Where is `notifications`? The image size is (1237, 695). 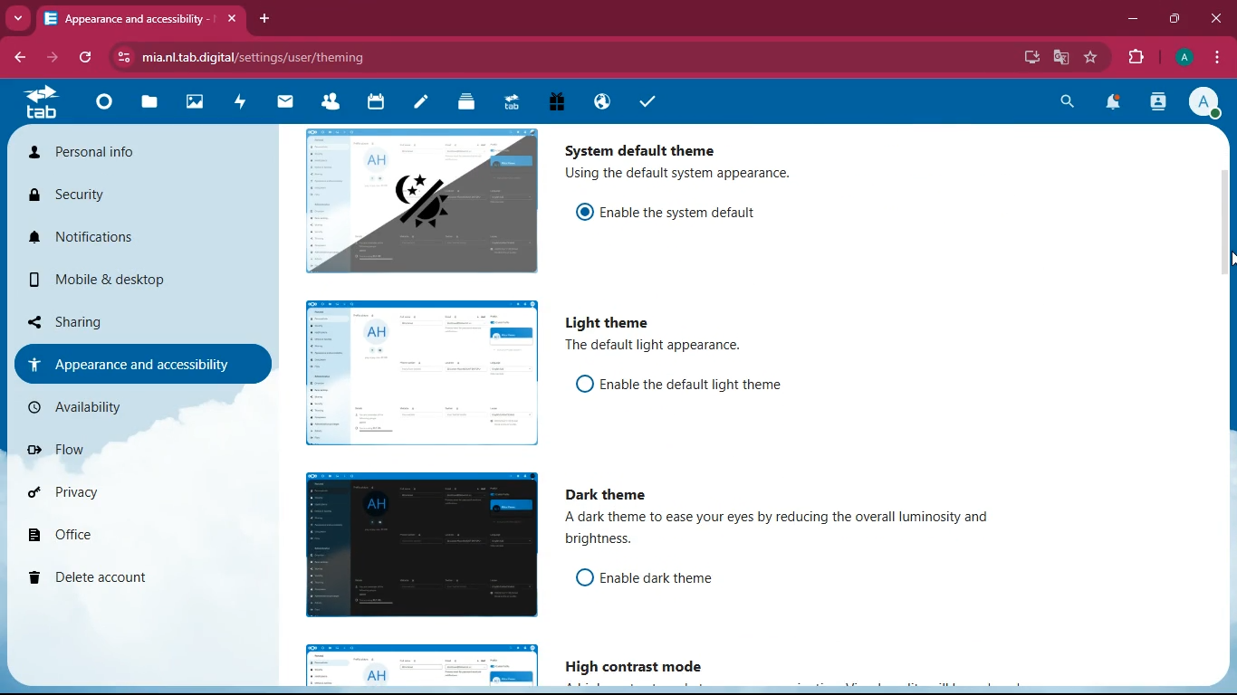 notifications is located at coordinates (114, 244).